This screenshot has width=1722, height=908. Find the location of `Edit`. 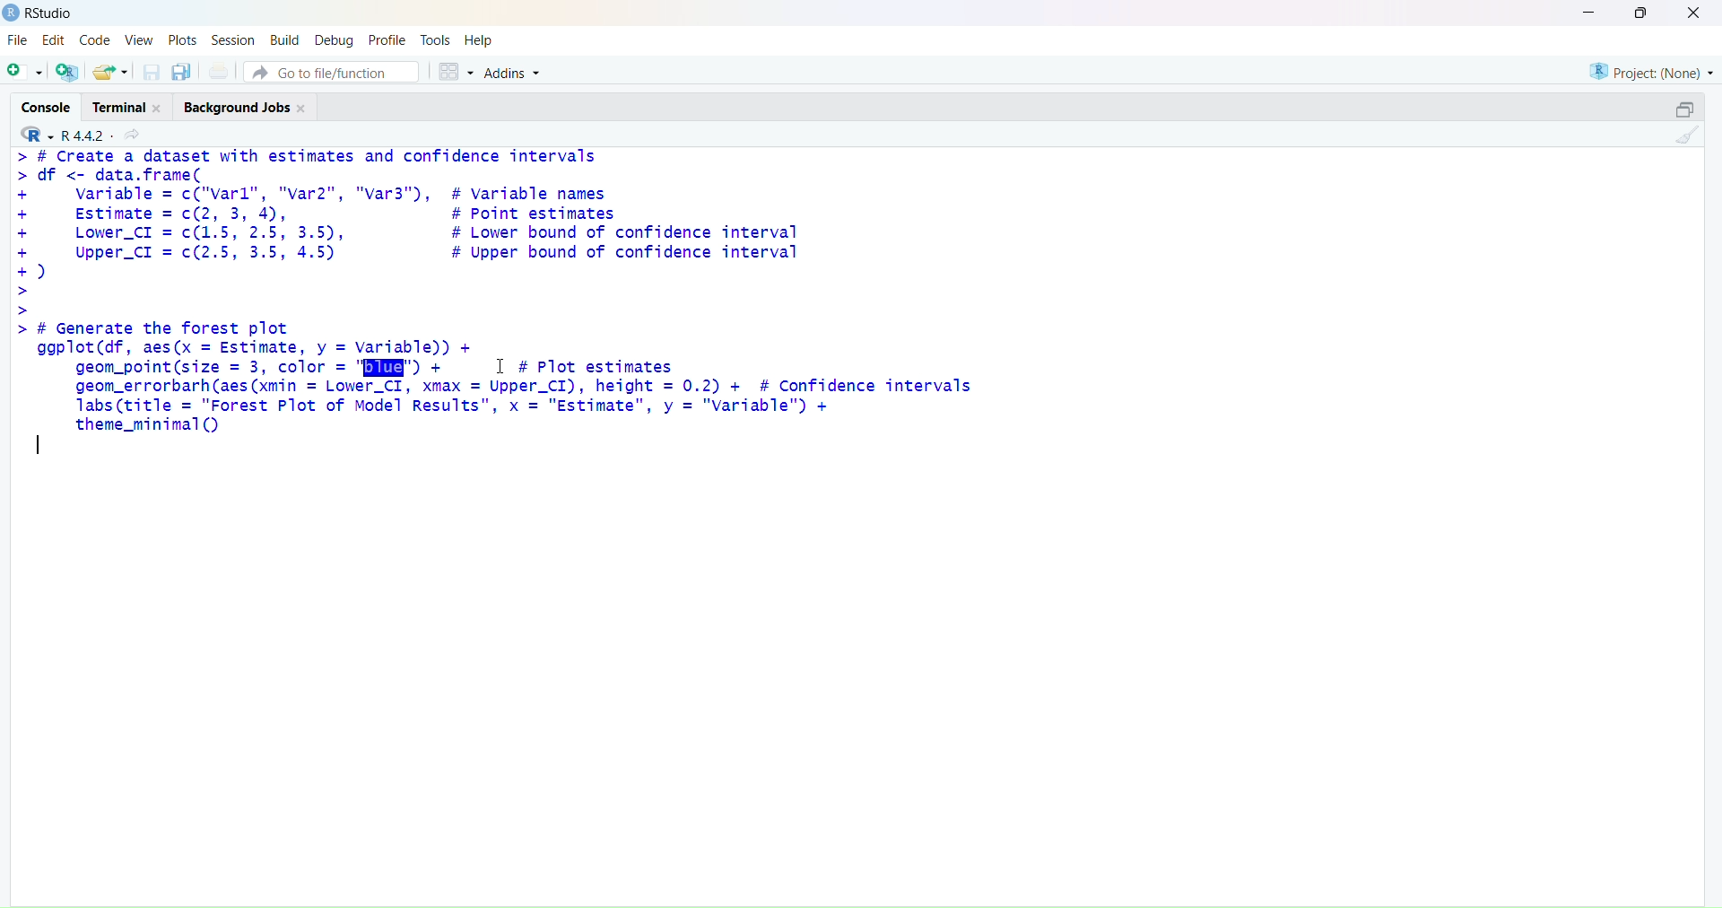

Edit is located at coordinates (53, 39).